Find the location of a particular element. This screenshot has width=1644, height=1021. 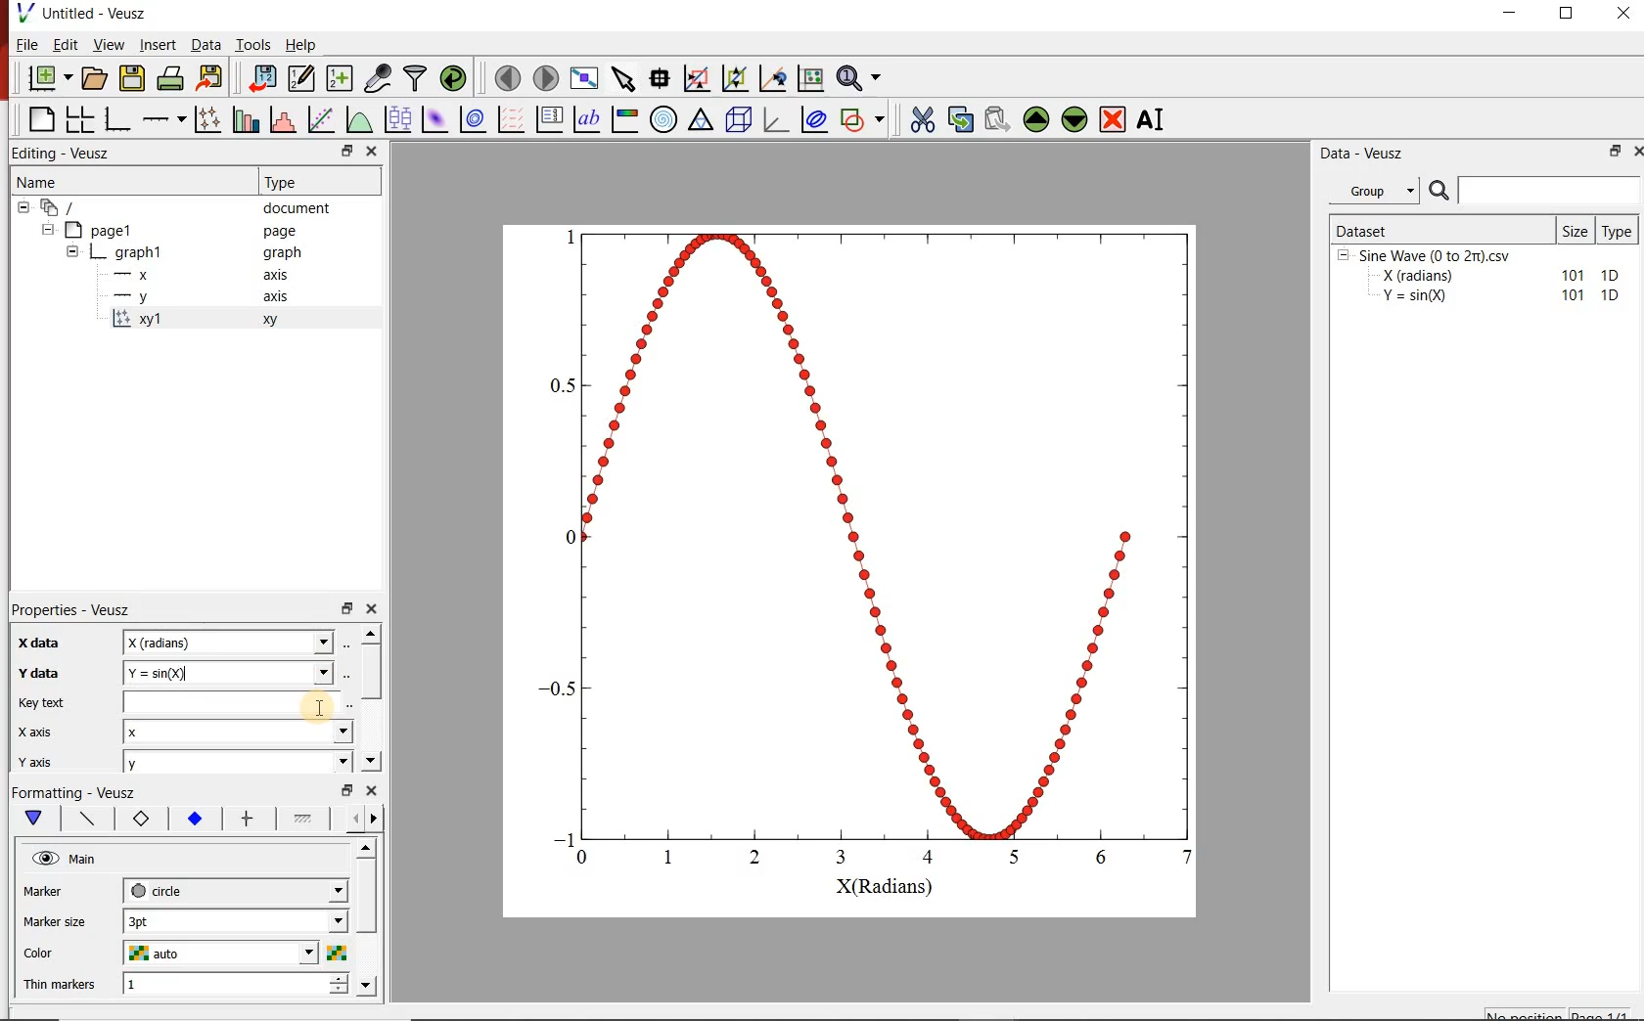

Min/Max is located at coordinates (347, 606).